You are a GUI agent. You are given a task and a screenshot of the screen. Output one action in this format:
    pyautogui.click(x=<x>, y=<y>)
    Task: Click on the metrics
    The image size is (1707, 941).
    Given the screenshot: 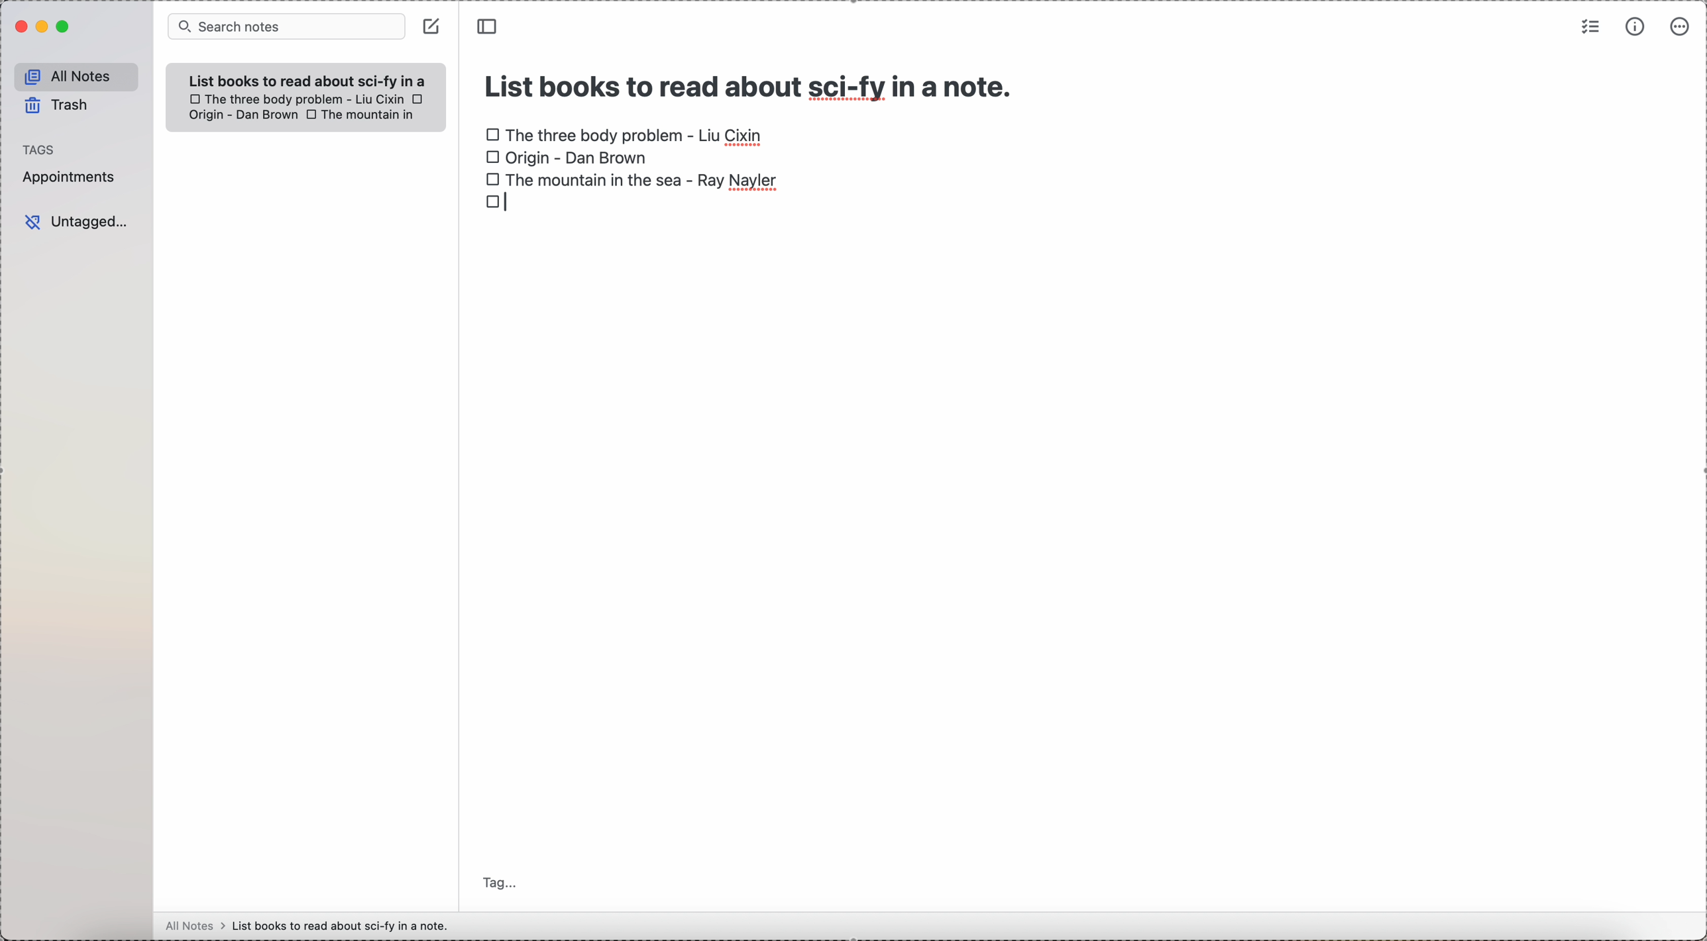 What is the action you would take?
    pyautogui.click(x=1632, y=27)
    